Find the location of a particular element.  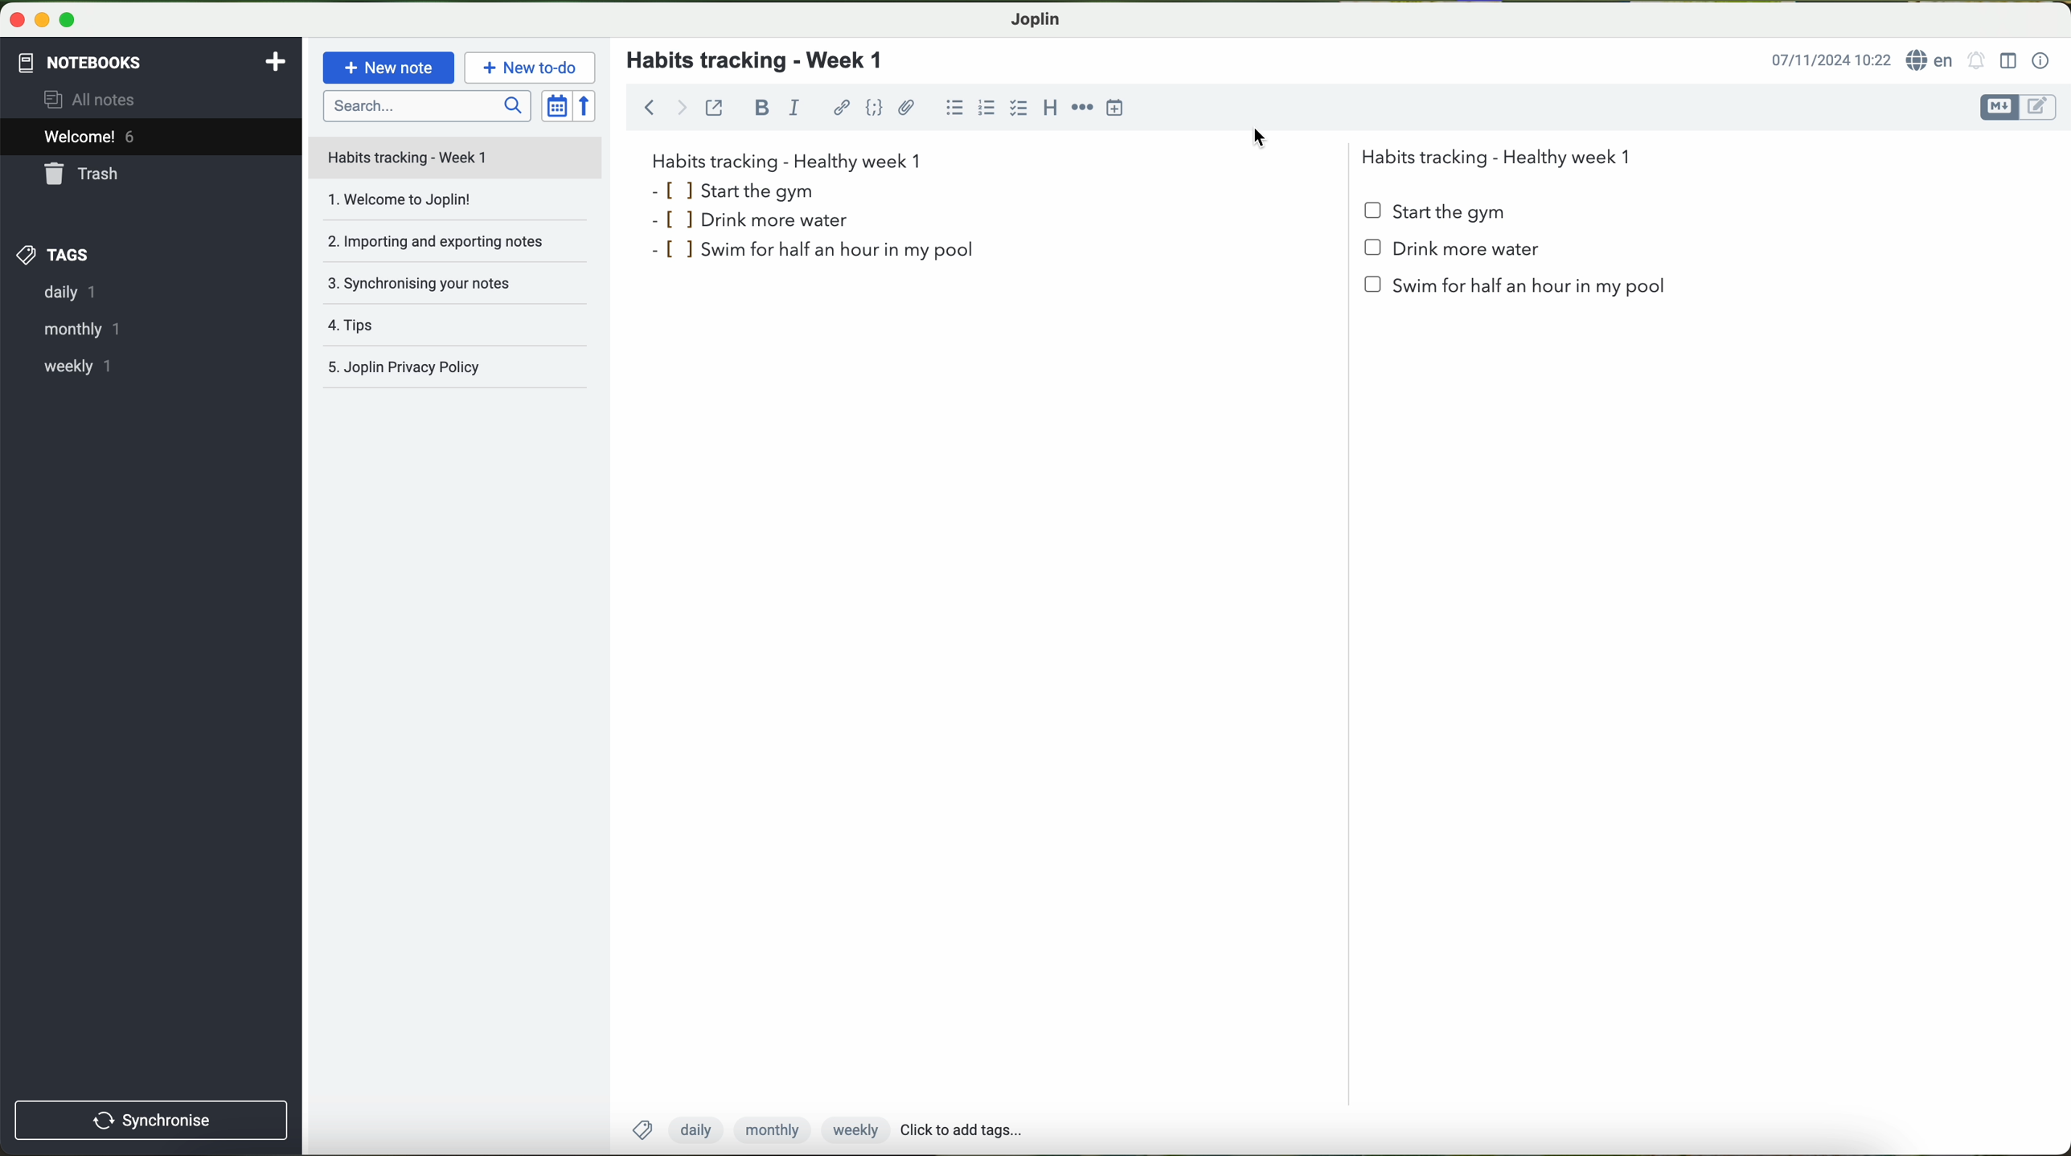

Habits tracking - Healthy week 1 is located at coordinates (1503, 154).